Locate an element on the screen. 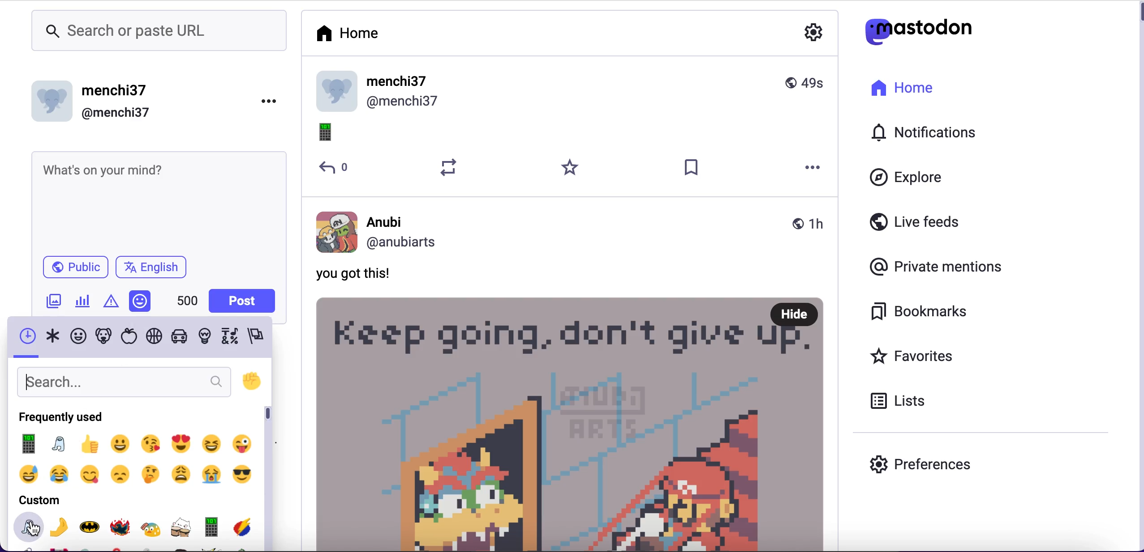 This screenshot has width=1144, height=552. favorites is located at coordinates (908, 355).